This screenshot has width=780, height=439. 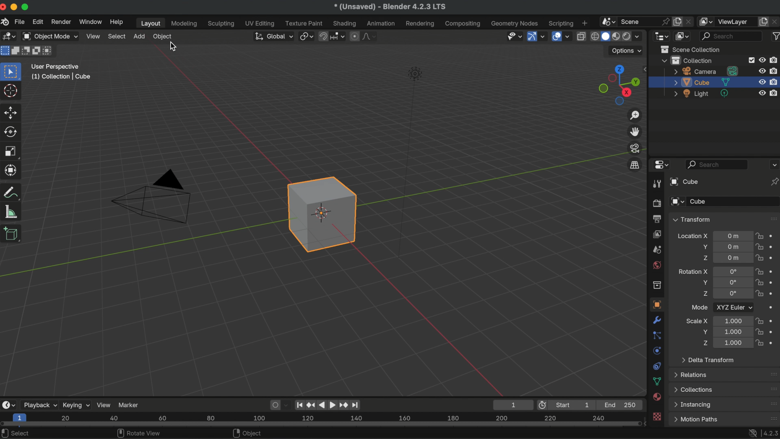 What do you see at coordinates (762, 70) in the screenshot?
I see `hide in viewport` at bounding box center [762, 70].